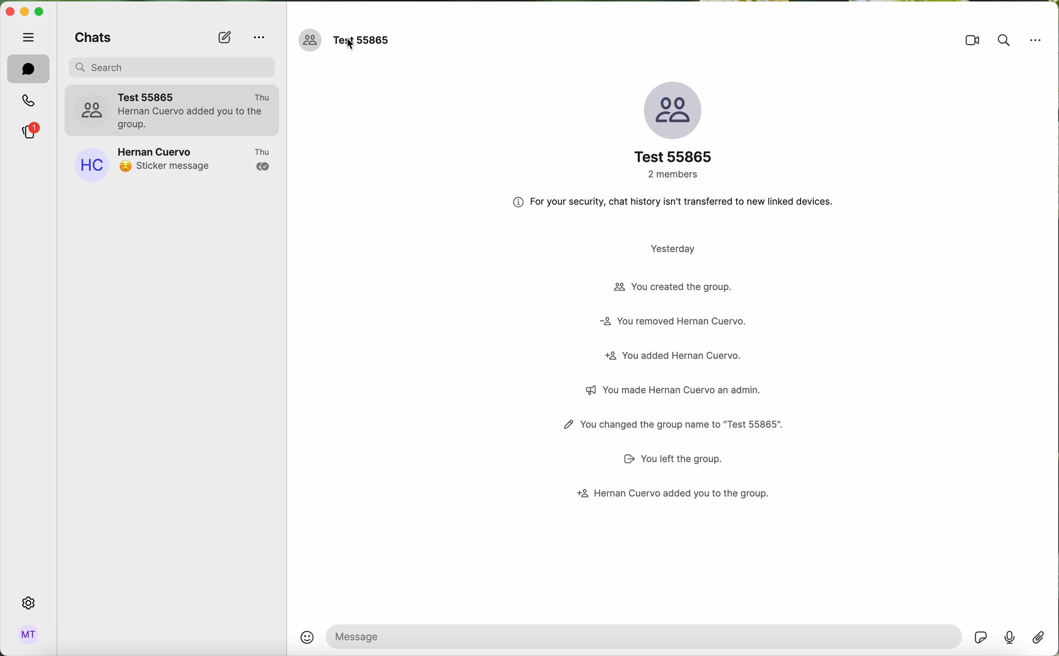 This screenshot has height=656, width=1059. I want to click on message window, so click(644, 636).